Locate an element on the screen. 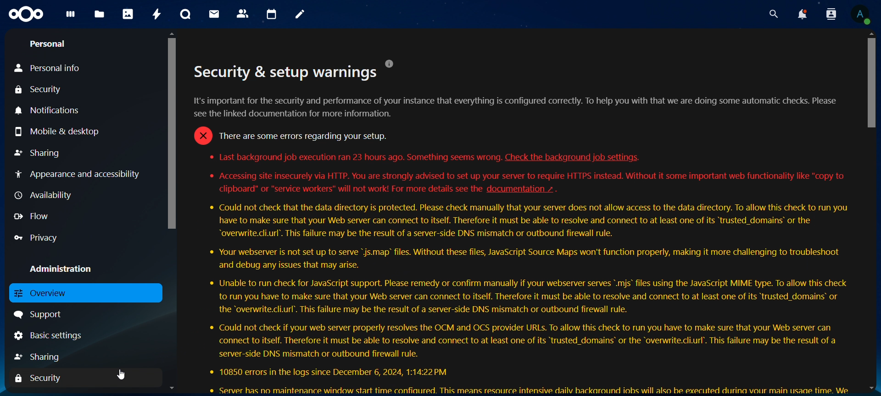  talk is located at coordinates (185, 13).